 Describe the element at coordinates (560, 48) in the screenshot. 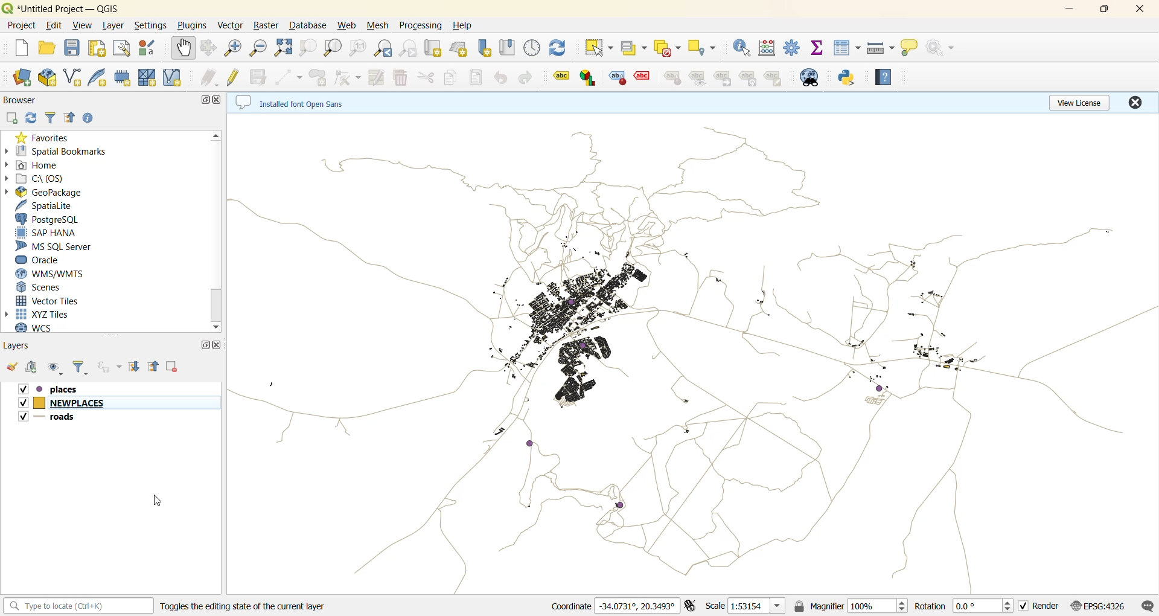

I see `refresh` at that location.